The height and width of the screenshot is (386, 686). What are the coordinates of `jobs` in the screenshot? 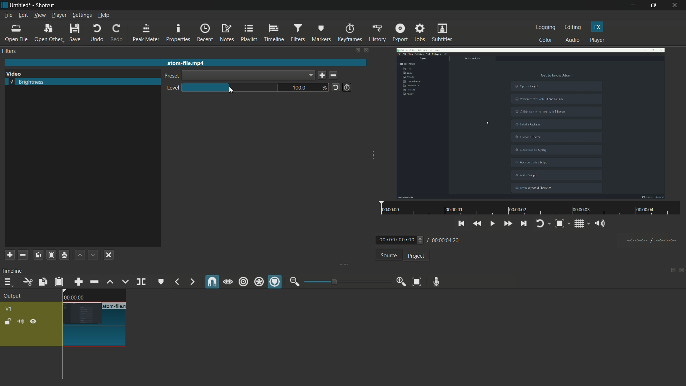 It's located at (420, 33).